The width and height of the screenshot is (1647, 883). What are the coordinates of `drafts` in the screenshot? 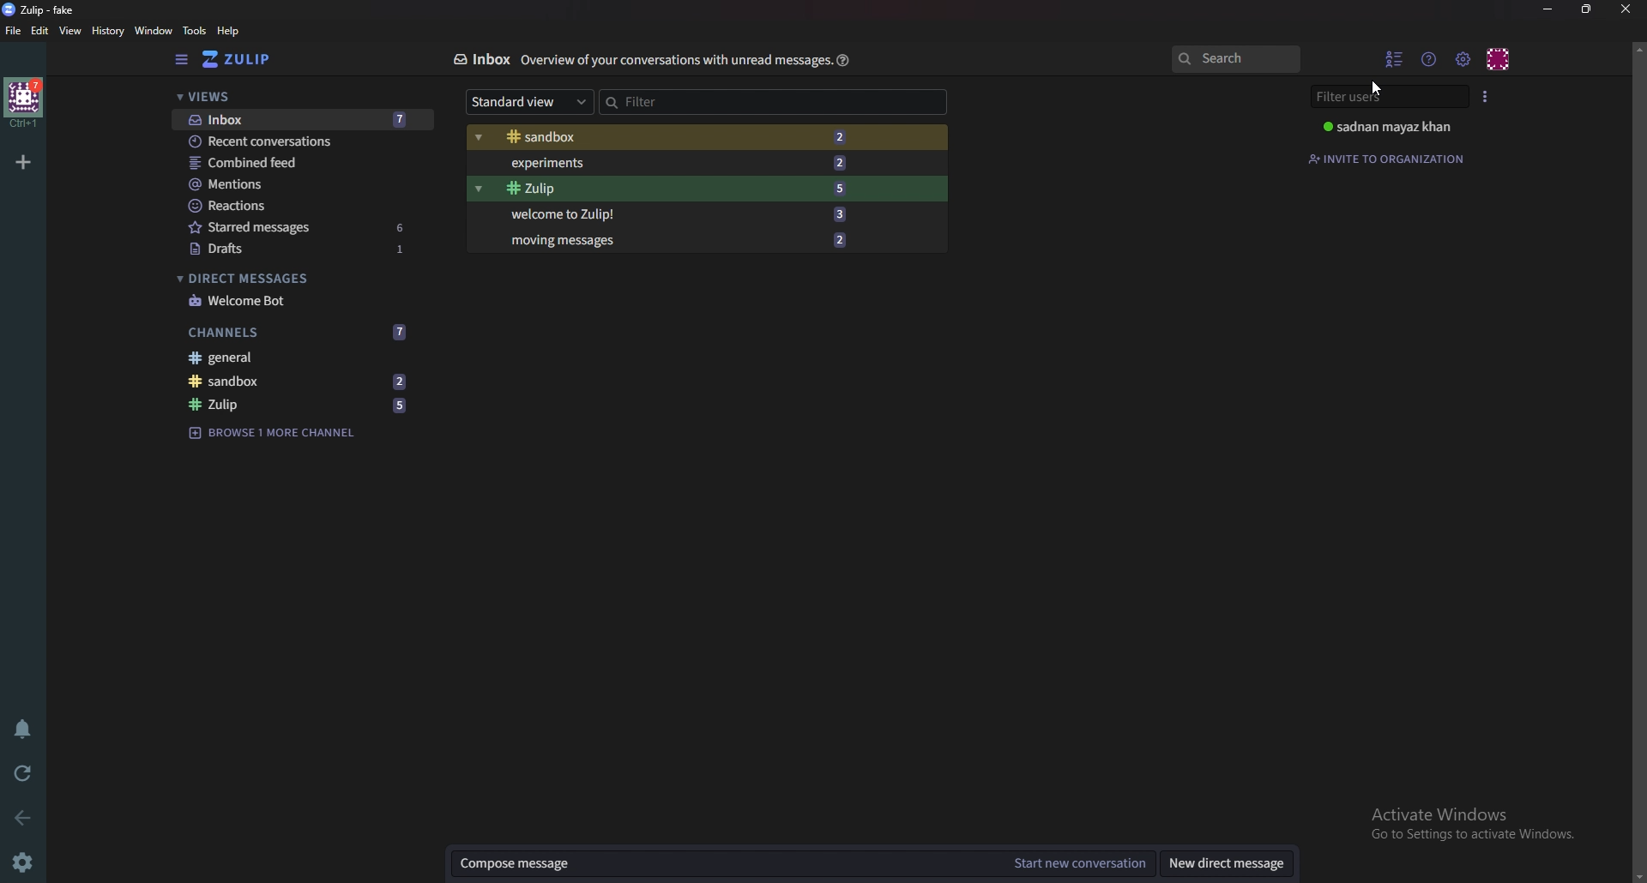 It's located at (302, 249).